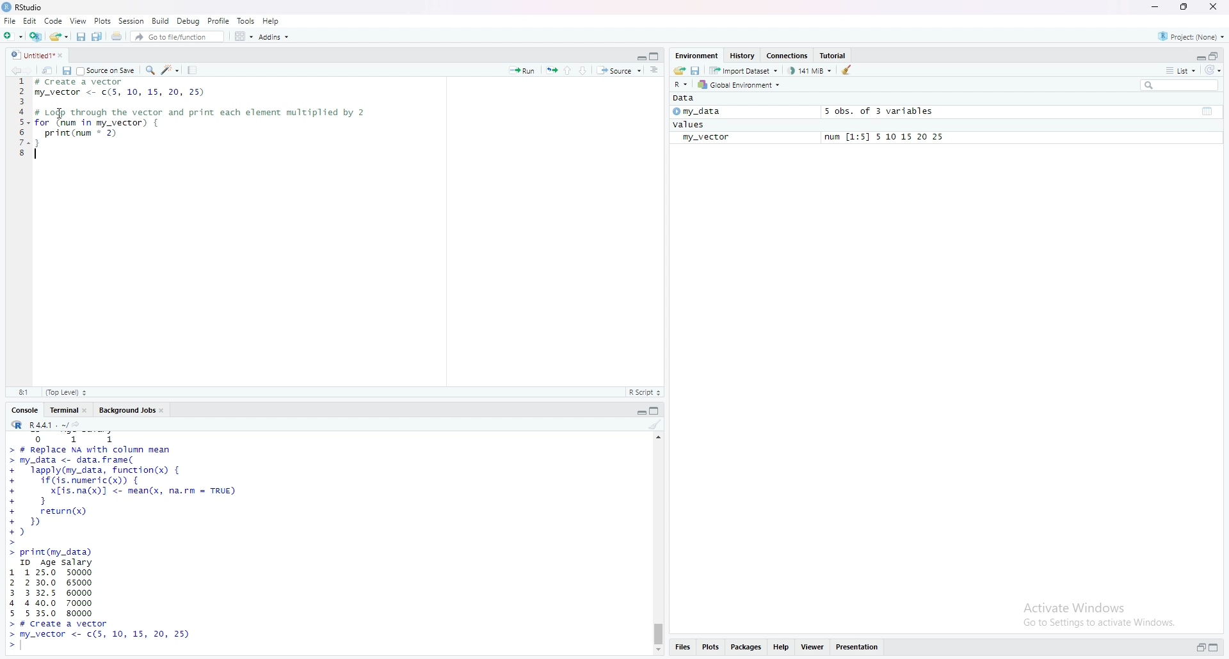  What do you see at coordinates (171, 70) in the screenshot?
I see `code tools` at bounding box center [171, 70].